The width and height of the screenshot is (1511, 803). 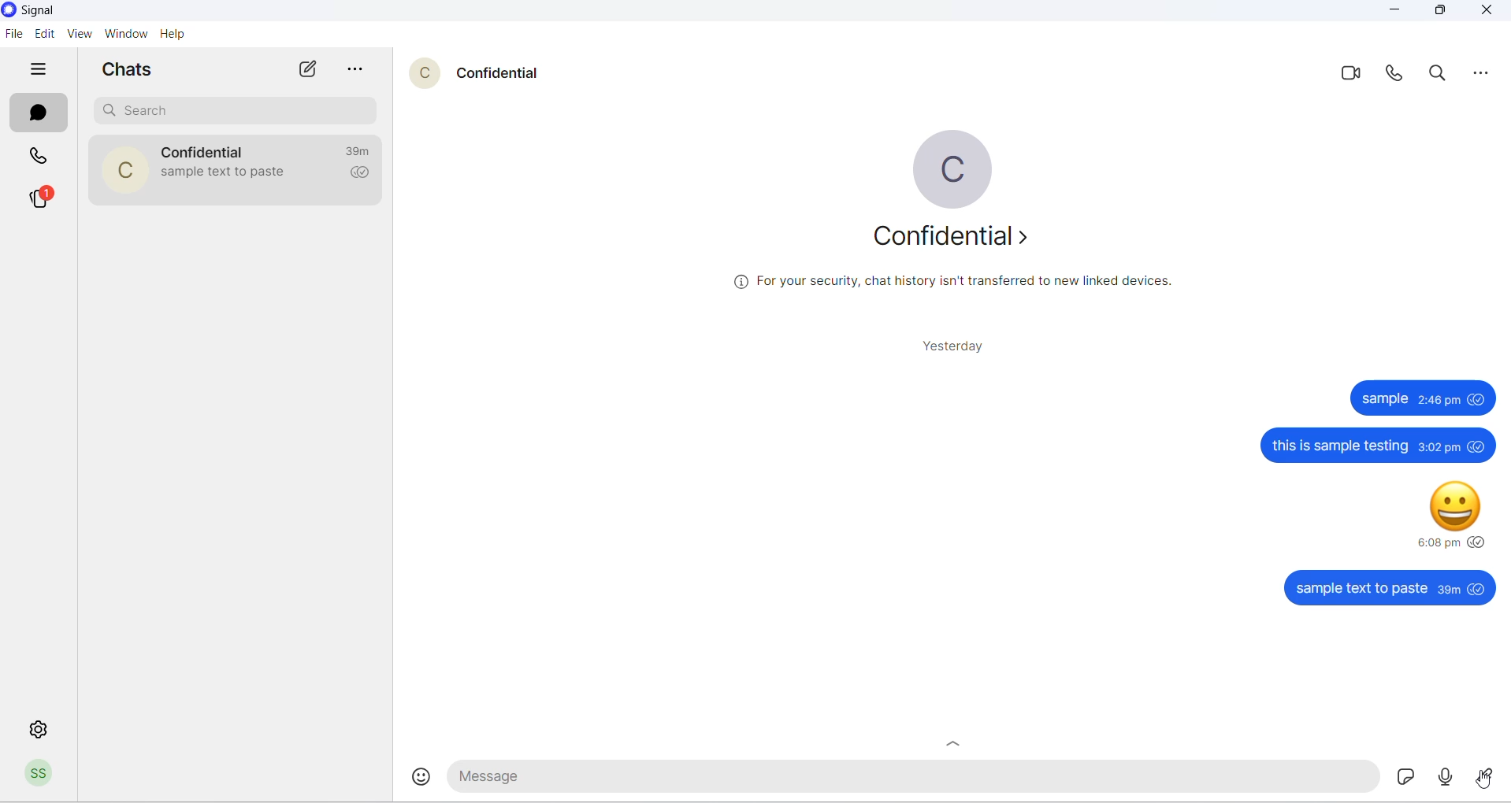 I want to click on seen, so click(x=1478, y=542).